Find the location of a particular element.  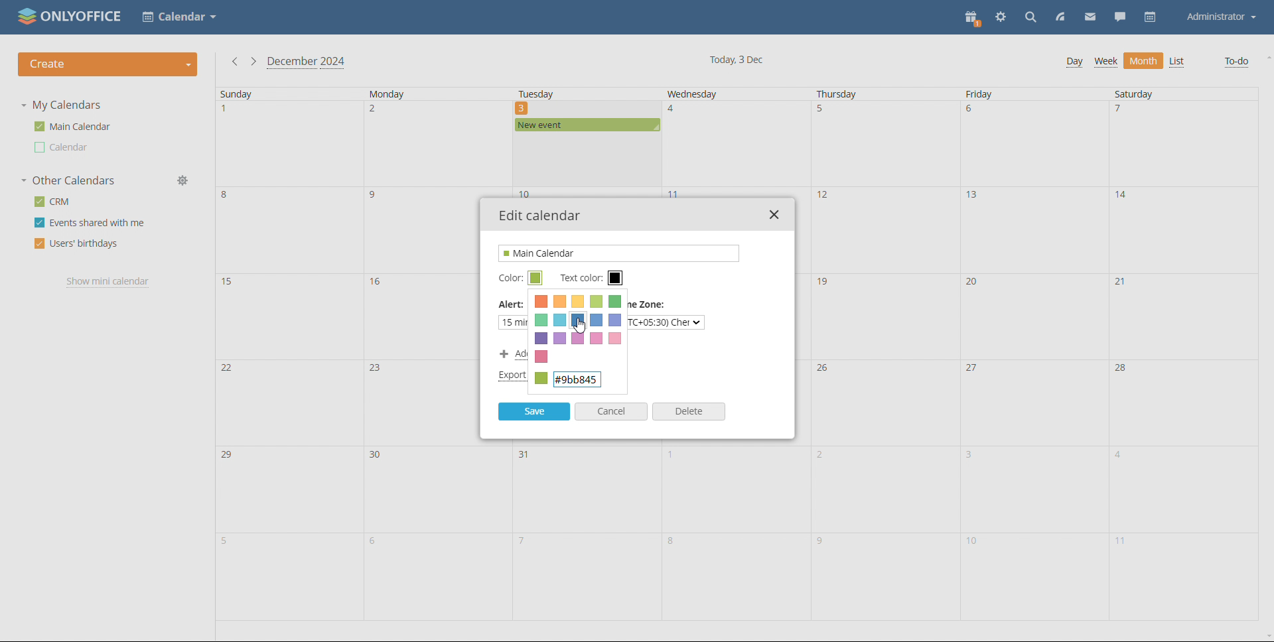

Alert is located at coordinates (512, 307).